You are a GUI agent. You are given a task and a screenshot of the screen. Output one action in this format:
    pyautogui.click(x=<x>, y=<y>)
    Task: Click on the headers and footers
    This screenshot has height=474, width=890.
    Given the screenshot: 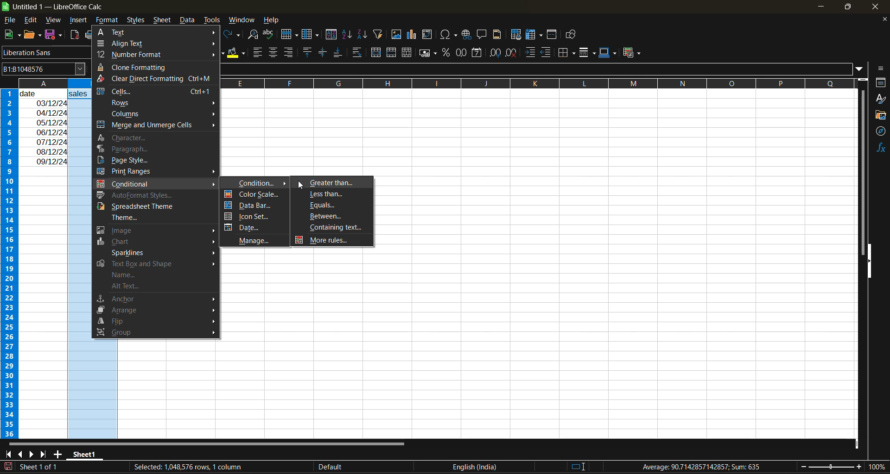 What is the action you would take?
    pyautogui.click(x=500, y=34)
    